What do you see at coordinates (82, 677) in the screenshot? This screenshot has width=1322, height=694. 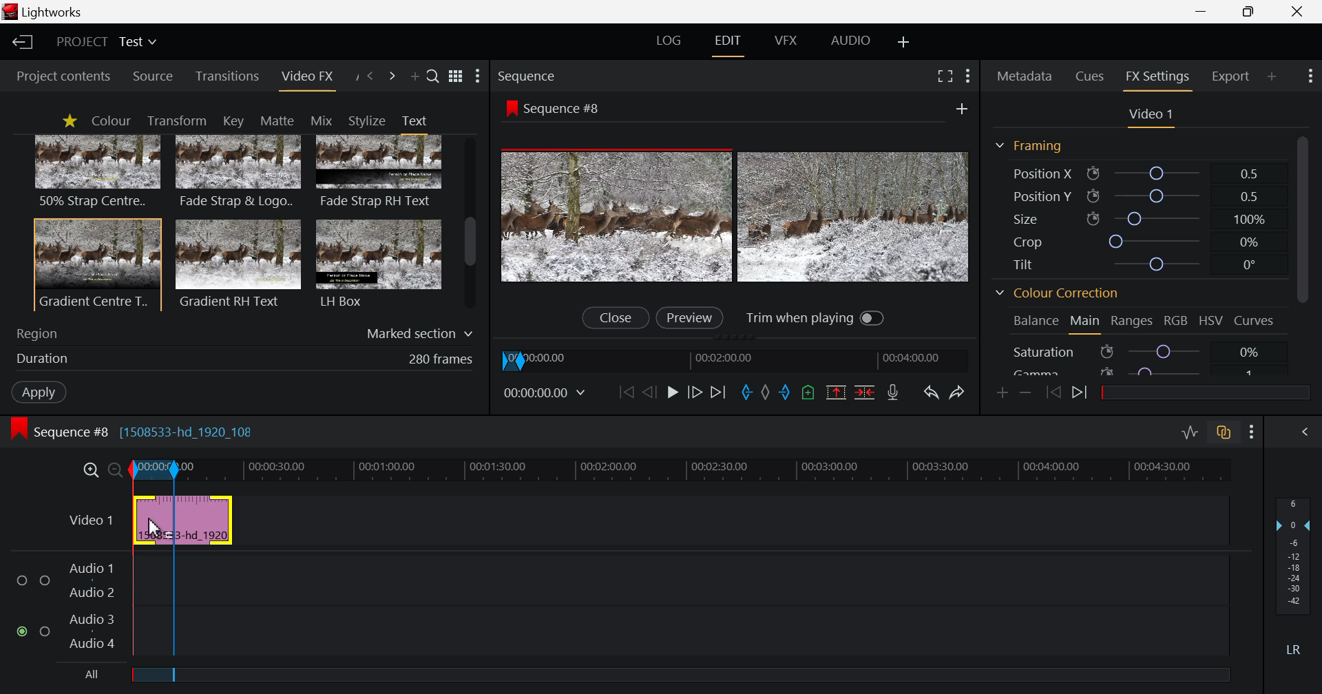 I see `All` at bounding box center [82, 677].